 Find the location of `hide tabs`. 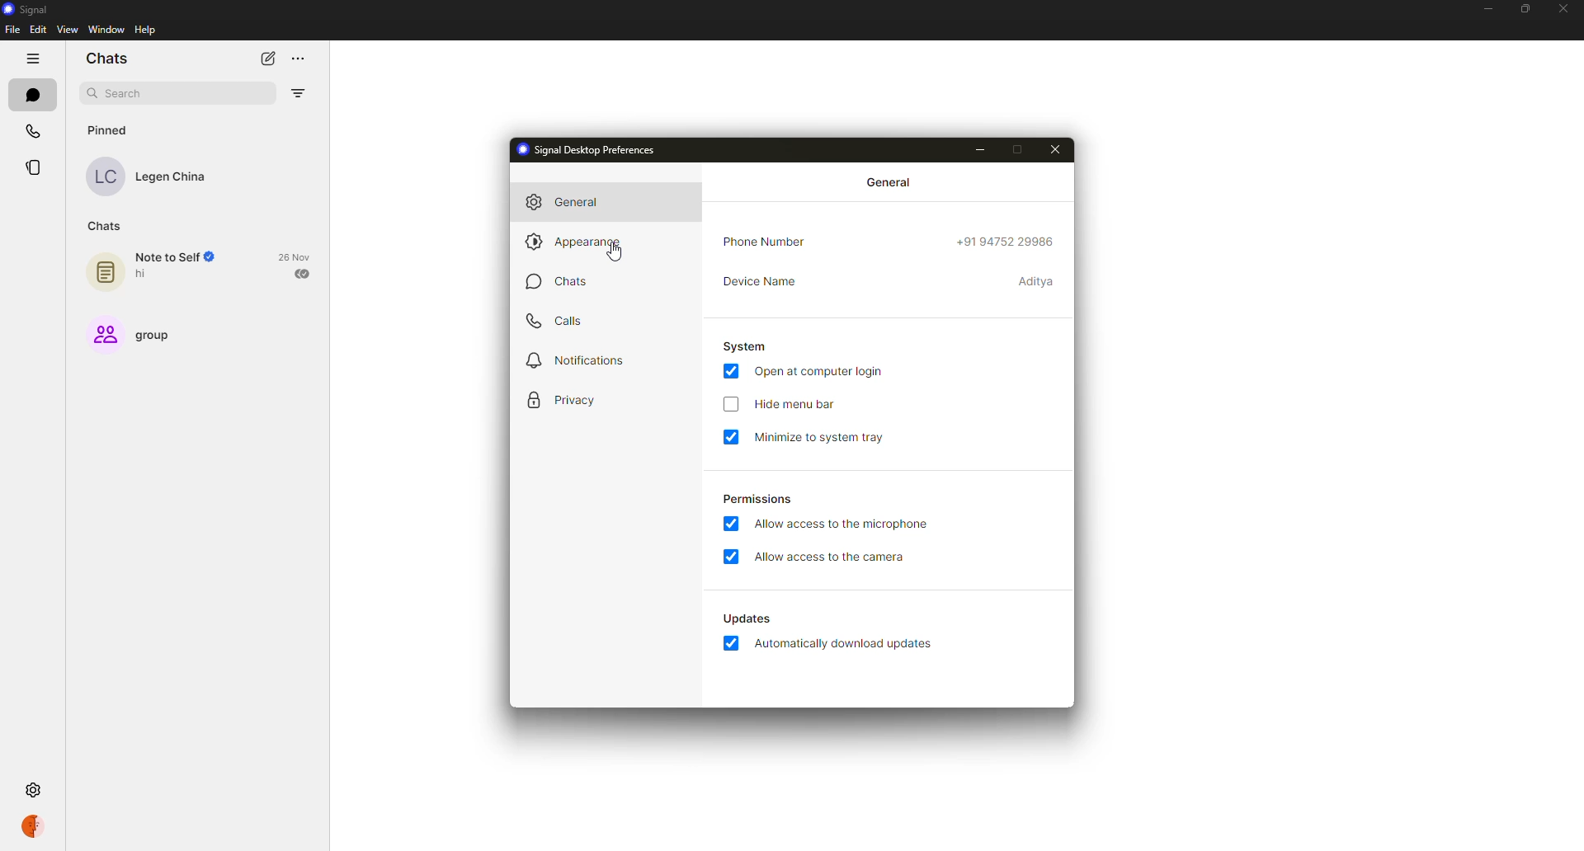

hide tabs is located at coordinates (32, 58).